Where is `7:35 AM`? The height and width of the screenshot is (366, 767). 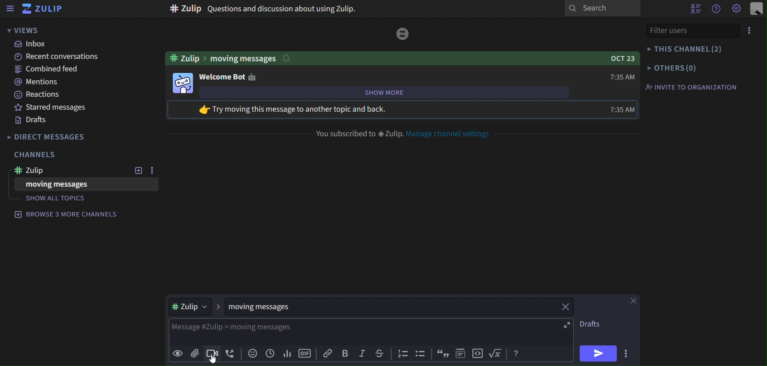 7:35 AM is located at coordinates (624, 110).